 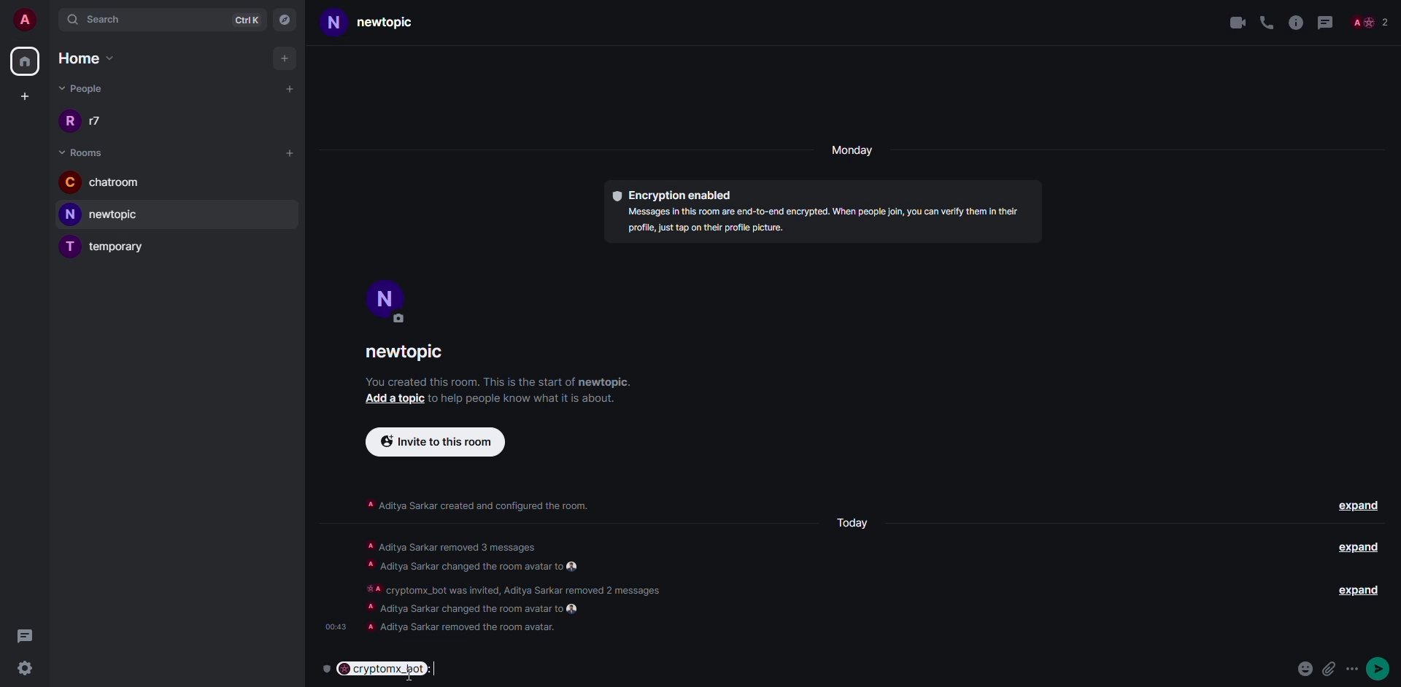 What do you see at coordinates (104, 184) in the screenshot?
I see `chatroom` at bounding box center [104, 184].